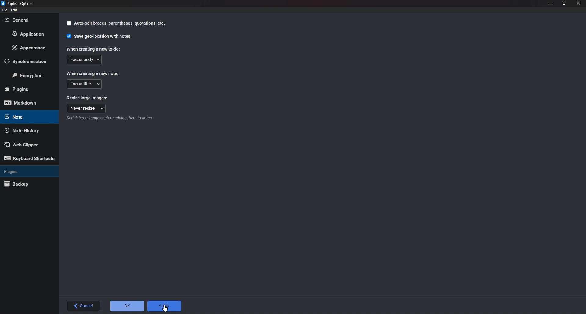 The height and width of the screenshot is (314, 586). Describe the element at coordinates (27, 172) in the screenshot. I see `Plugins` at that location.